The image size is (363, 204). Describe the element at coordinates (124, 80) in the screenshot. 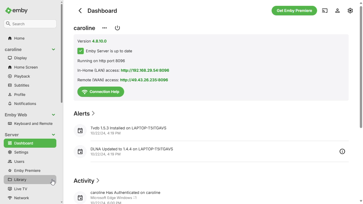

I see `Remote (WAN) access: http://49.43.26.235:8096` at that location.